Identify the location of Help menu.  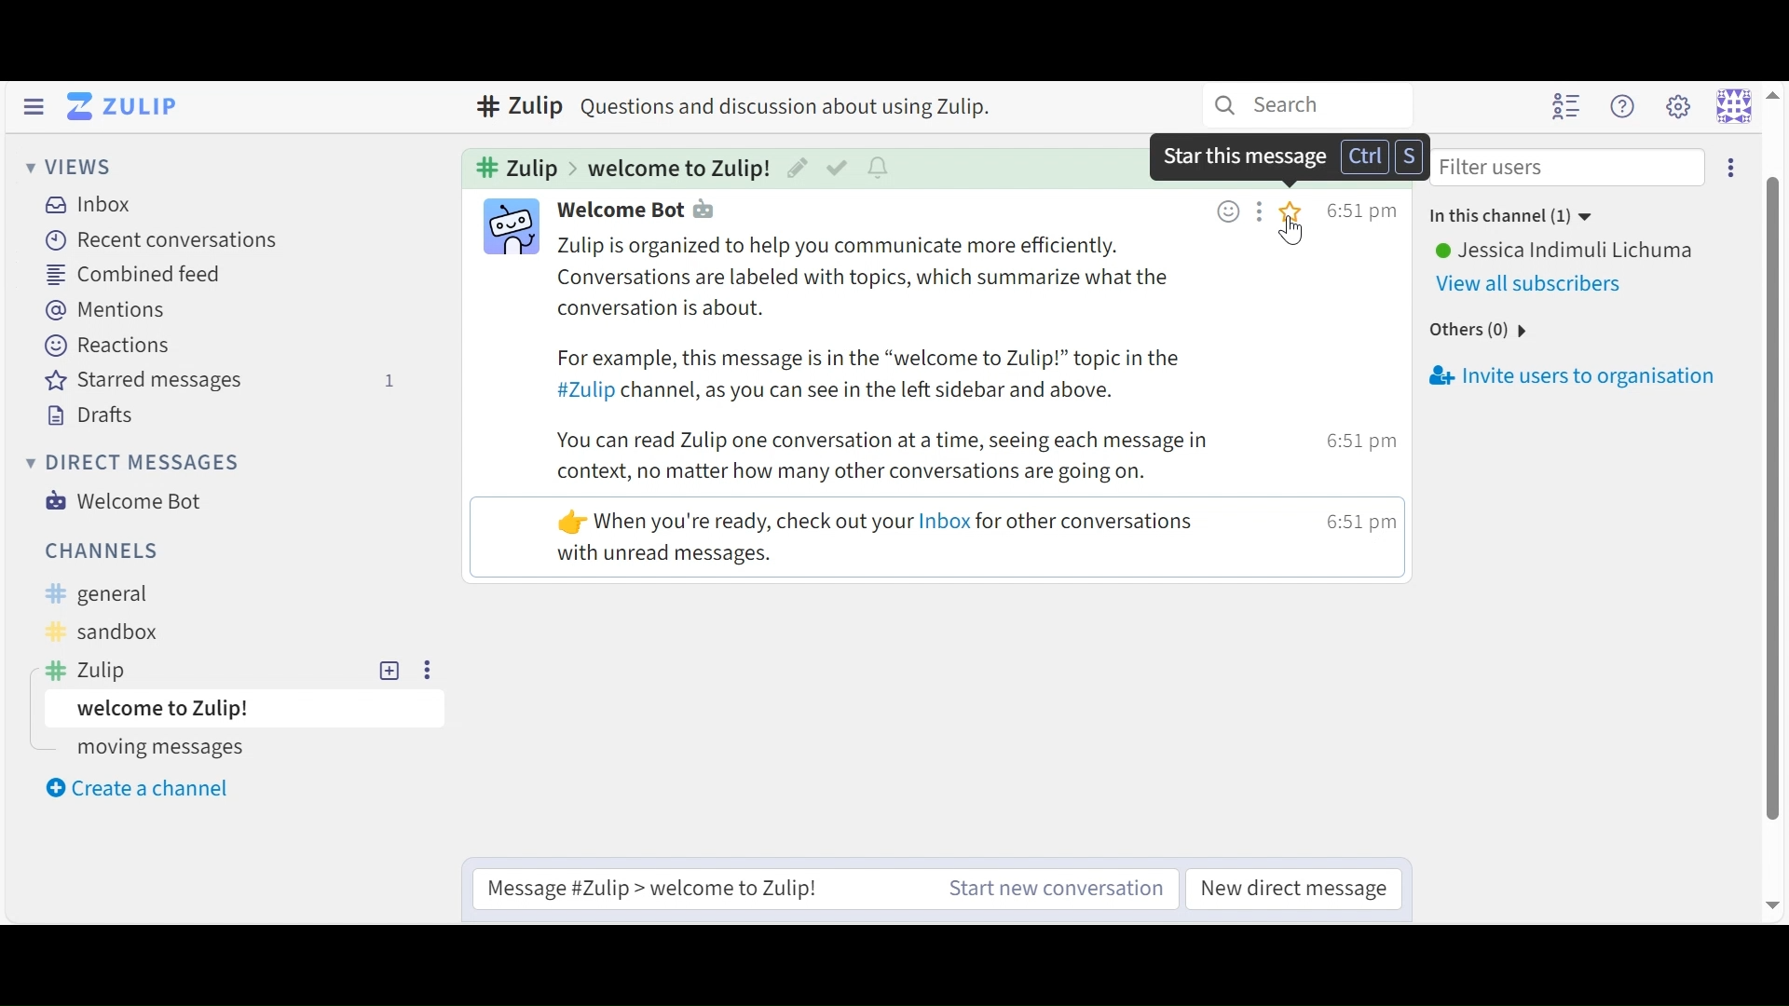
(1626, 105).